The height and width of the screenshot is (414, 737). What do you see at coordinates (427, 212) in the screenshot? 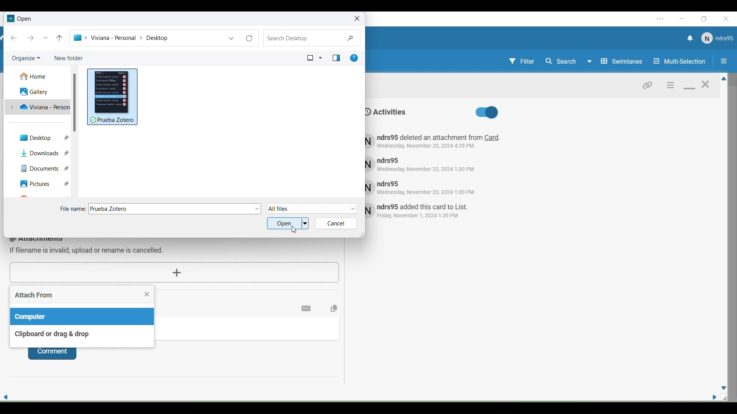
I see `Text` at bounding box center [427, 212].